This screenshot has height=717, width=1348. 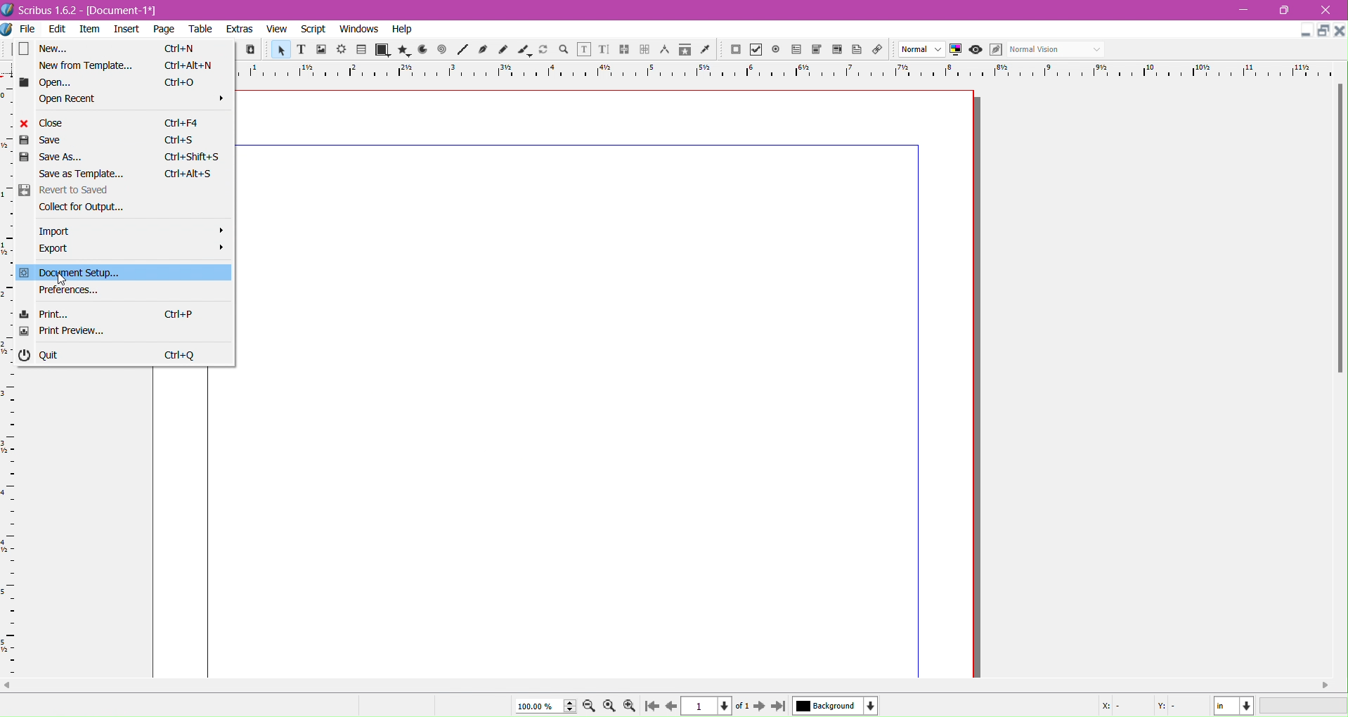 I want to click on close, so click(x=44, y=123).